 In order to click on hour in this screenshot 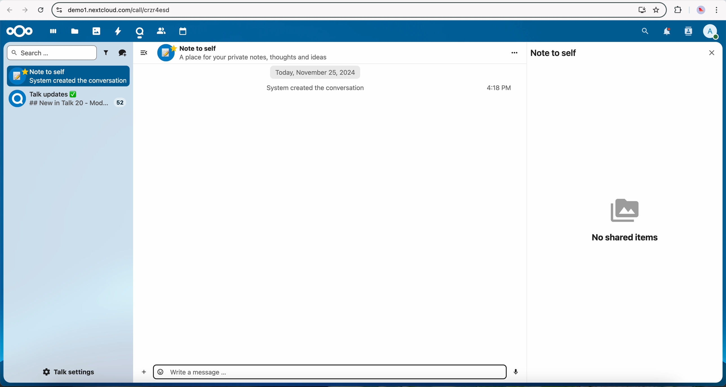, I will do `click(500, 88)`.